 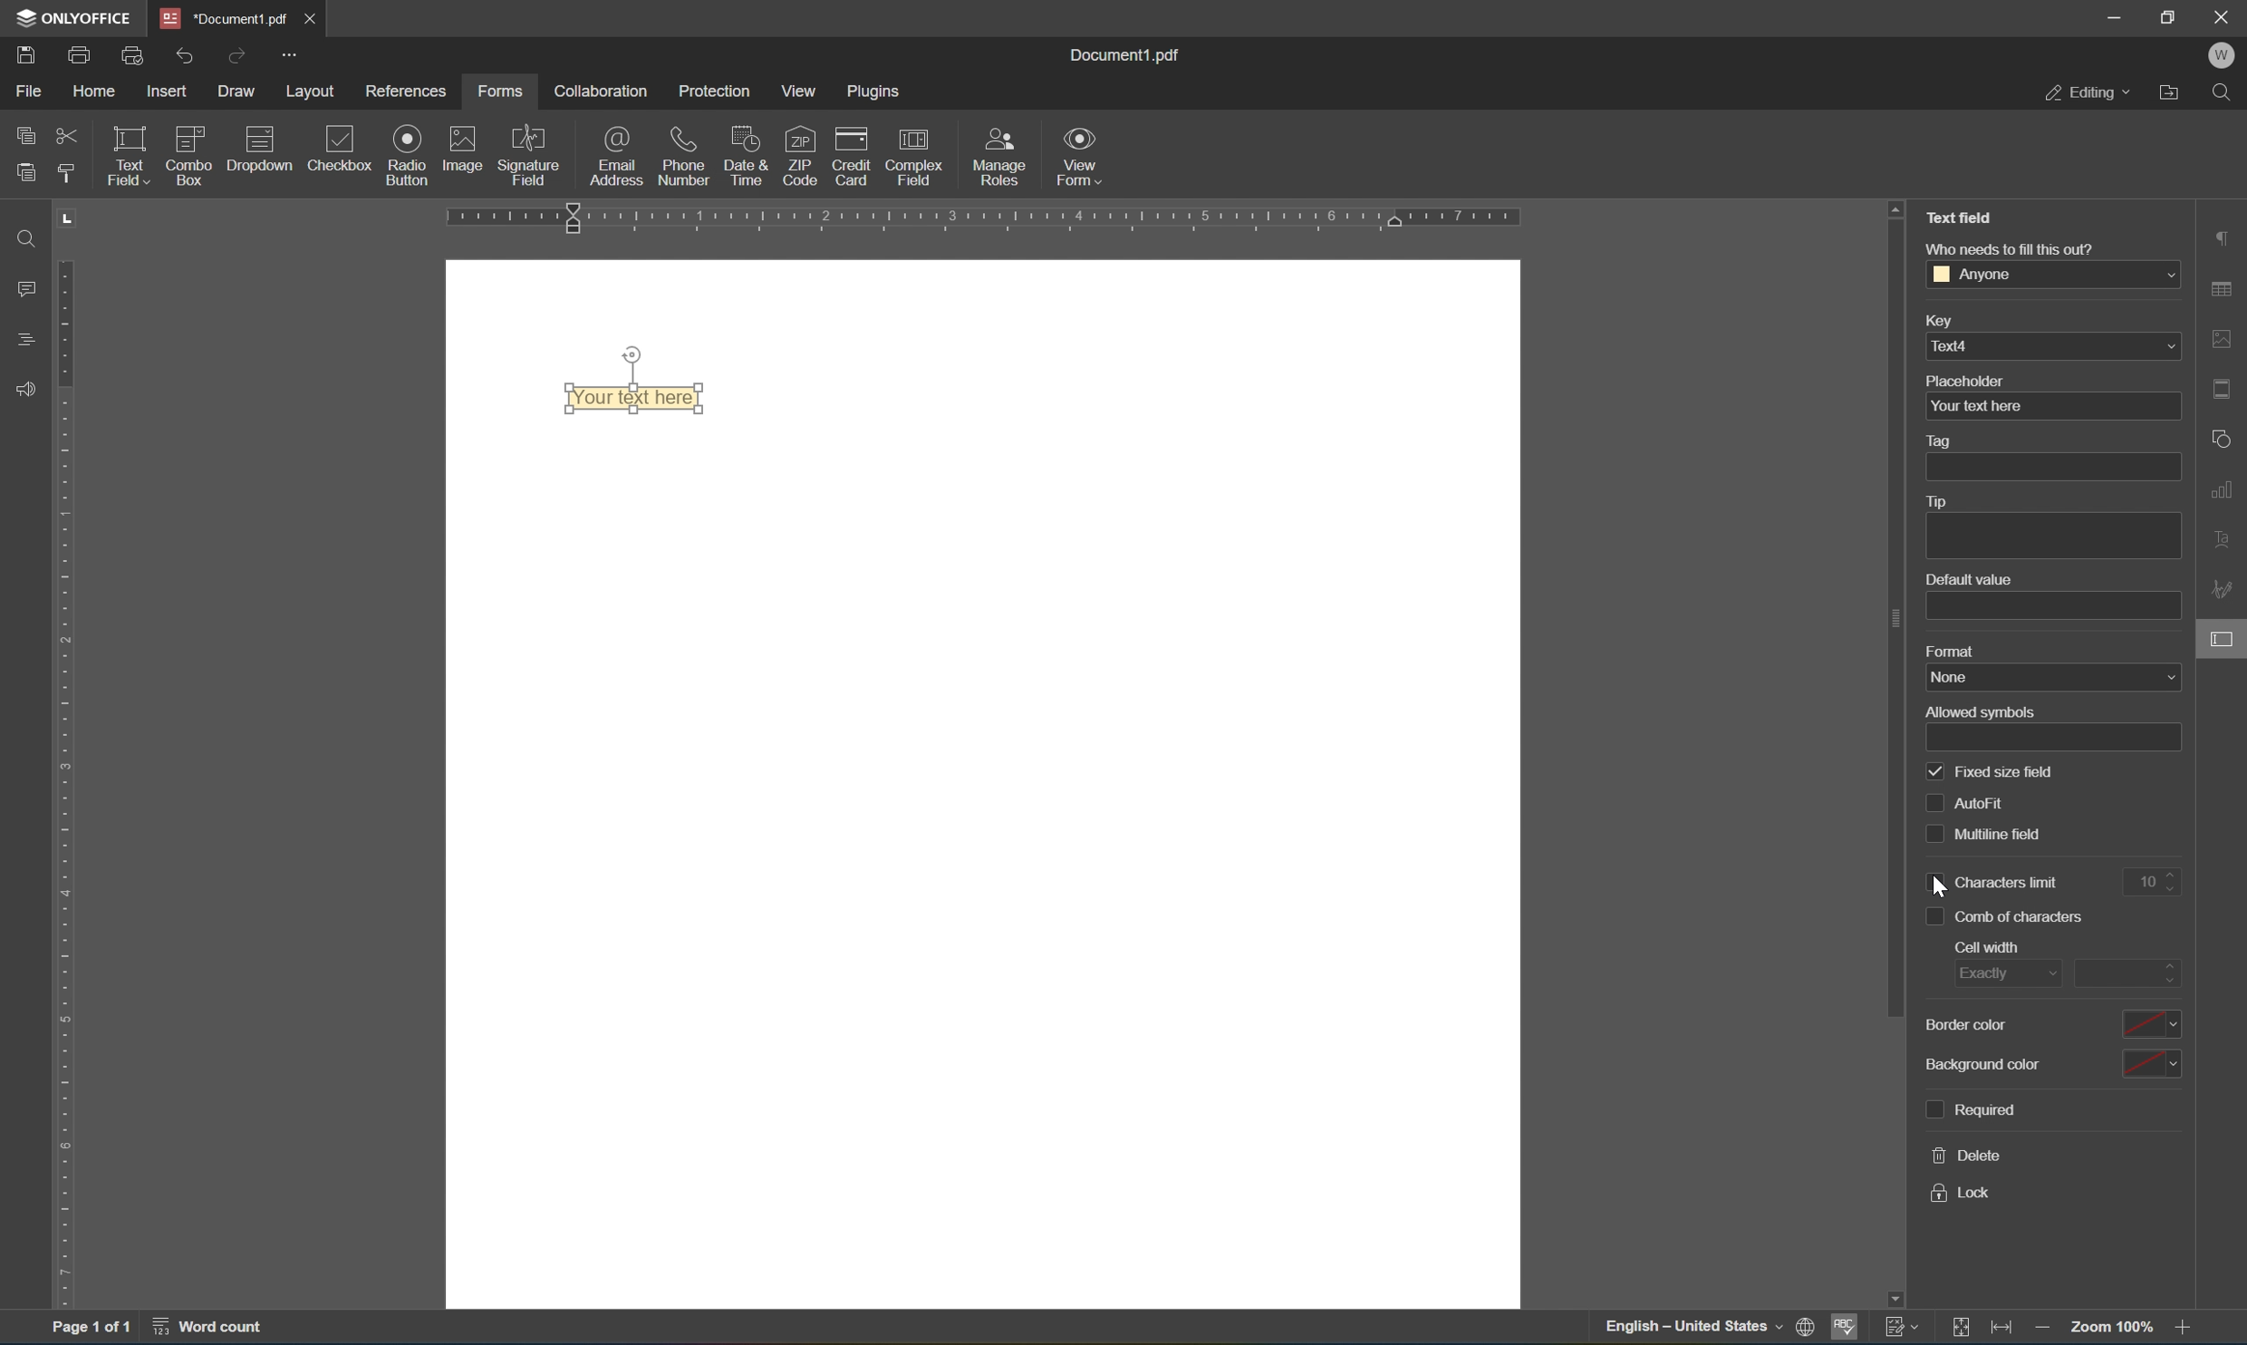 I want to click on plugins, so click(x=871, y=91).